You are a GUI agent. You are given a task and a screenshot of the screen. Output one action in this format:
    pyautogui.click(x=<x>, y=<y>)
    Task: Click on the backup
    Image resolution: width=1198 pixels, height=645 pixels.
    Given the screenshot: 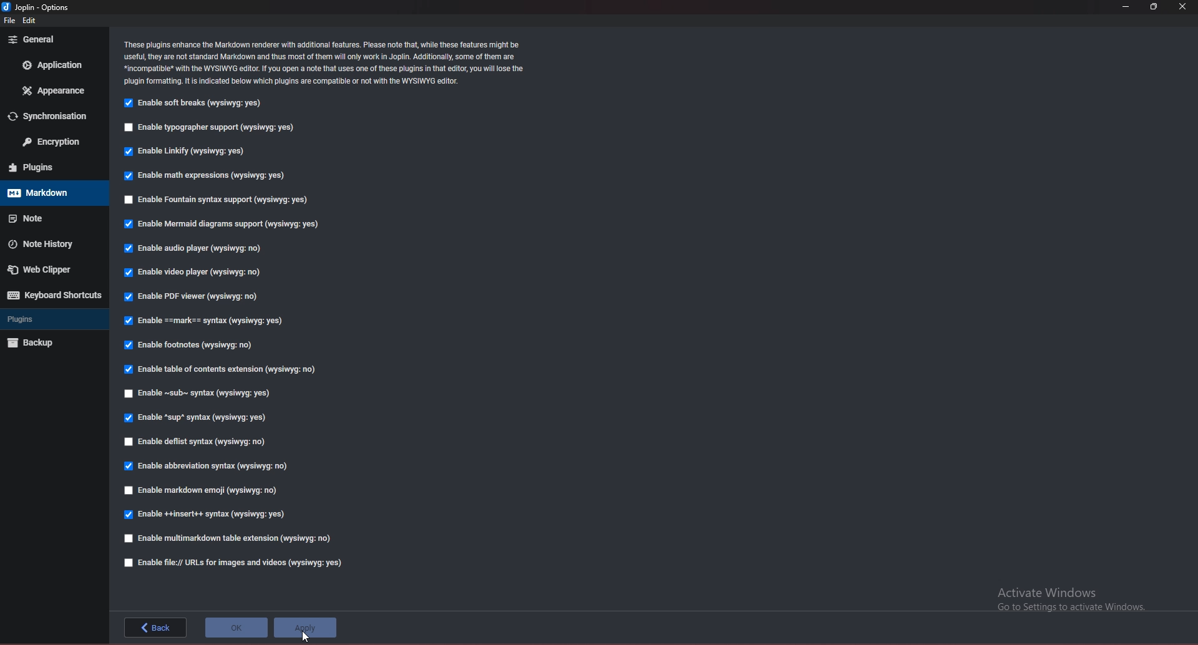 What is the action you would take?
    pyautogui.click(x=50, y=343)
    